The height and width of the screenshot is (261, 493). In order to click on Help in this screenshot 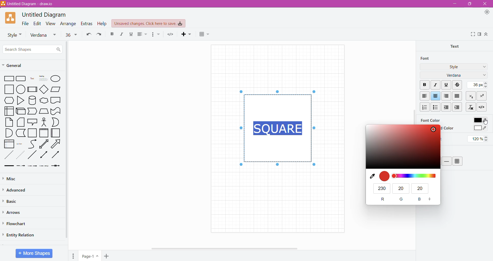, I will do `click(103, 23)`.